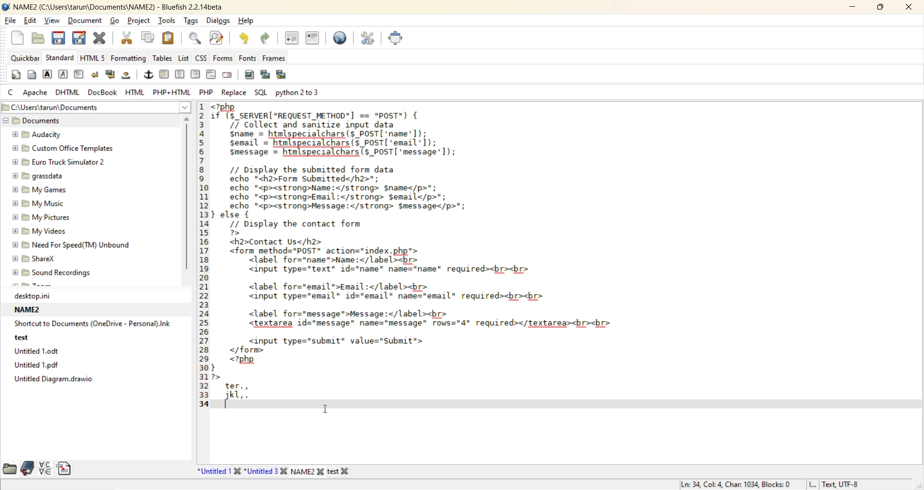 Image resolution: width=924 pixels, height=490 pixels. I want to click on close, so click(905, 7).